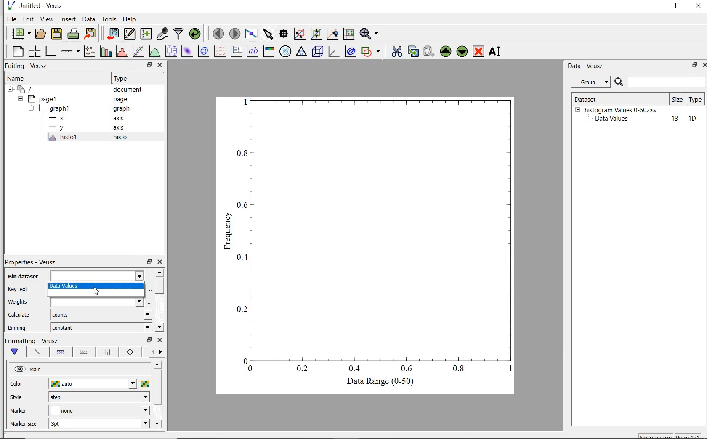 This screenshot has height=439, width=707. Describe the element at coordinates (18, 398) in the screenshot. I see `Style` at that location.